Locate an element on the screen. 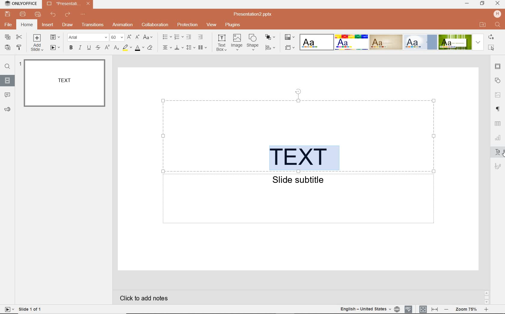  COPY STYLE is located at coordinates (19, 47).